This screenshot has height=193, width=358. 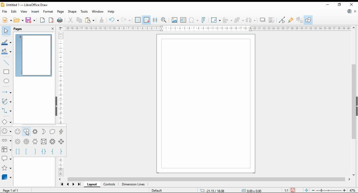 I want to click on right brace, so click(x=61, y=152).